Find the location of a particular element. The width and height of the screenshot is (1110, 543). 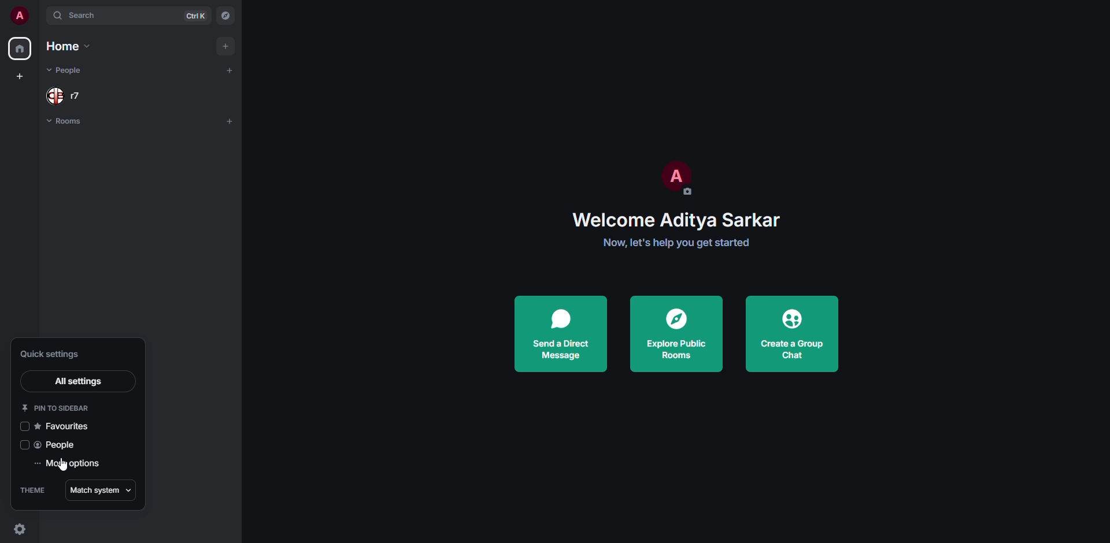

create a group chat is located at coordinates (795, 333).